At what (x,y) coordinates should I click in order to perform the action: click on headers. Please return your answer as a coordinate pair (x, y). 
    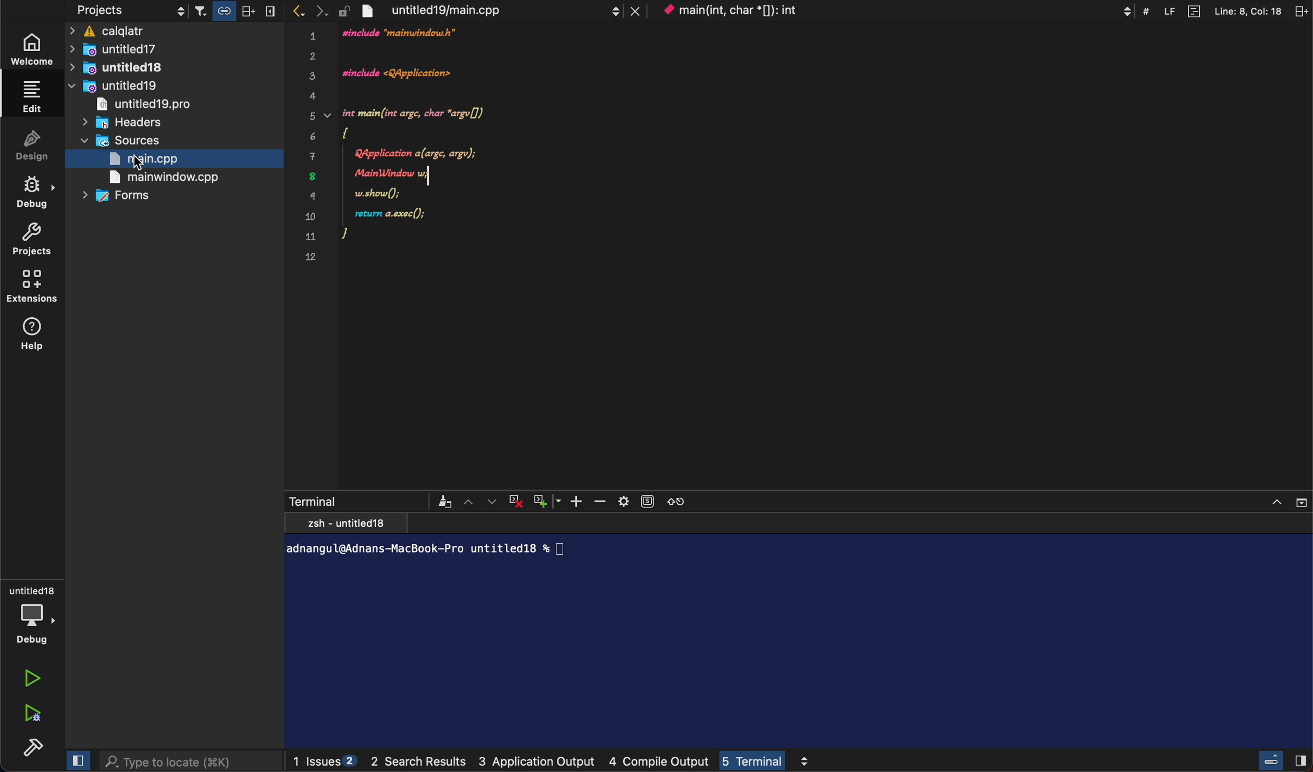
    Looking at the image, I should click on (128, 122).